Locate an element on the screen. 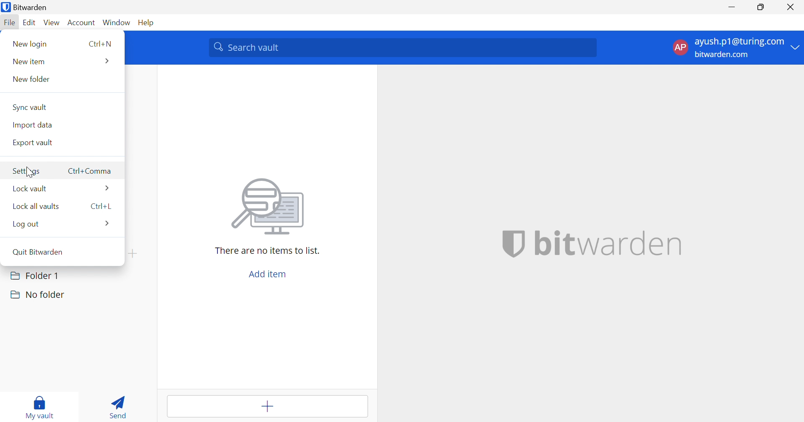 The image size is (804, 422). My vault is located at coordinates (40, 406).